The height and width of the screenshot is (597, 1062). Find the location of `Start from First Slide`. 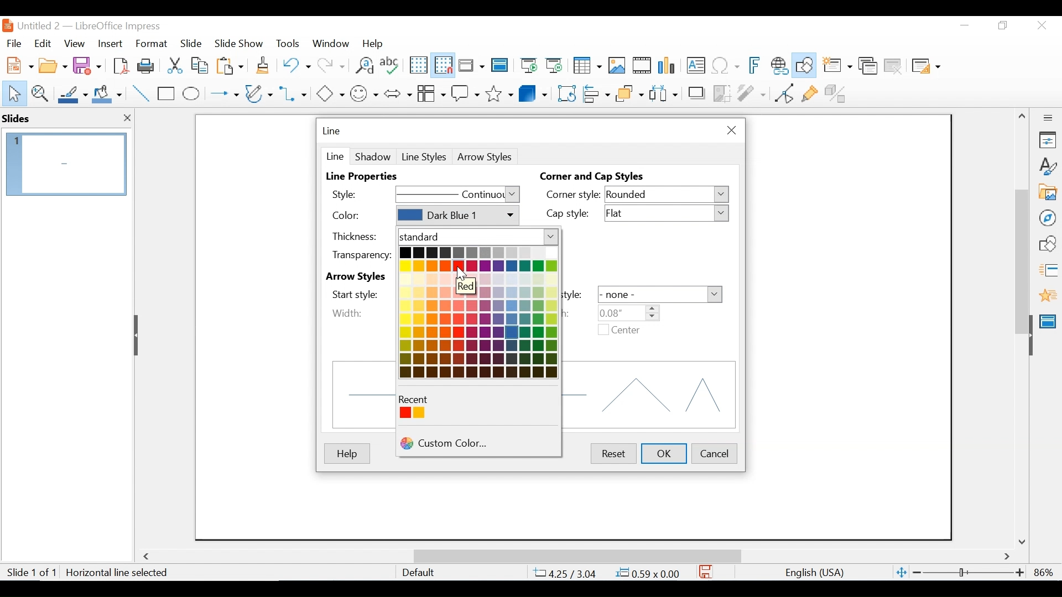

Start from First Slide is located at coordinates (527, 66).